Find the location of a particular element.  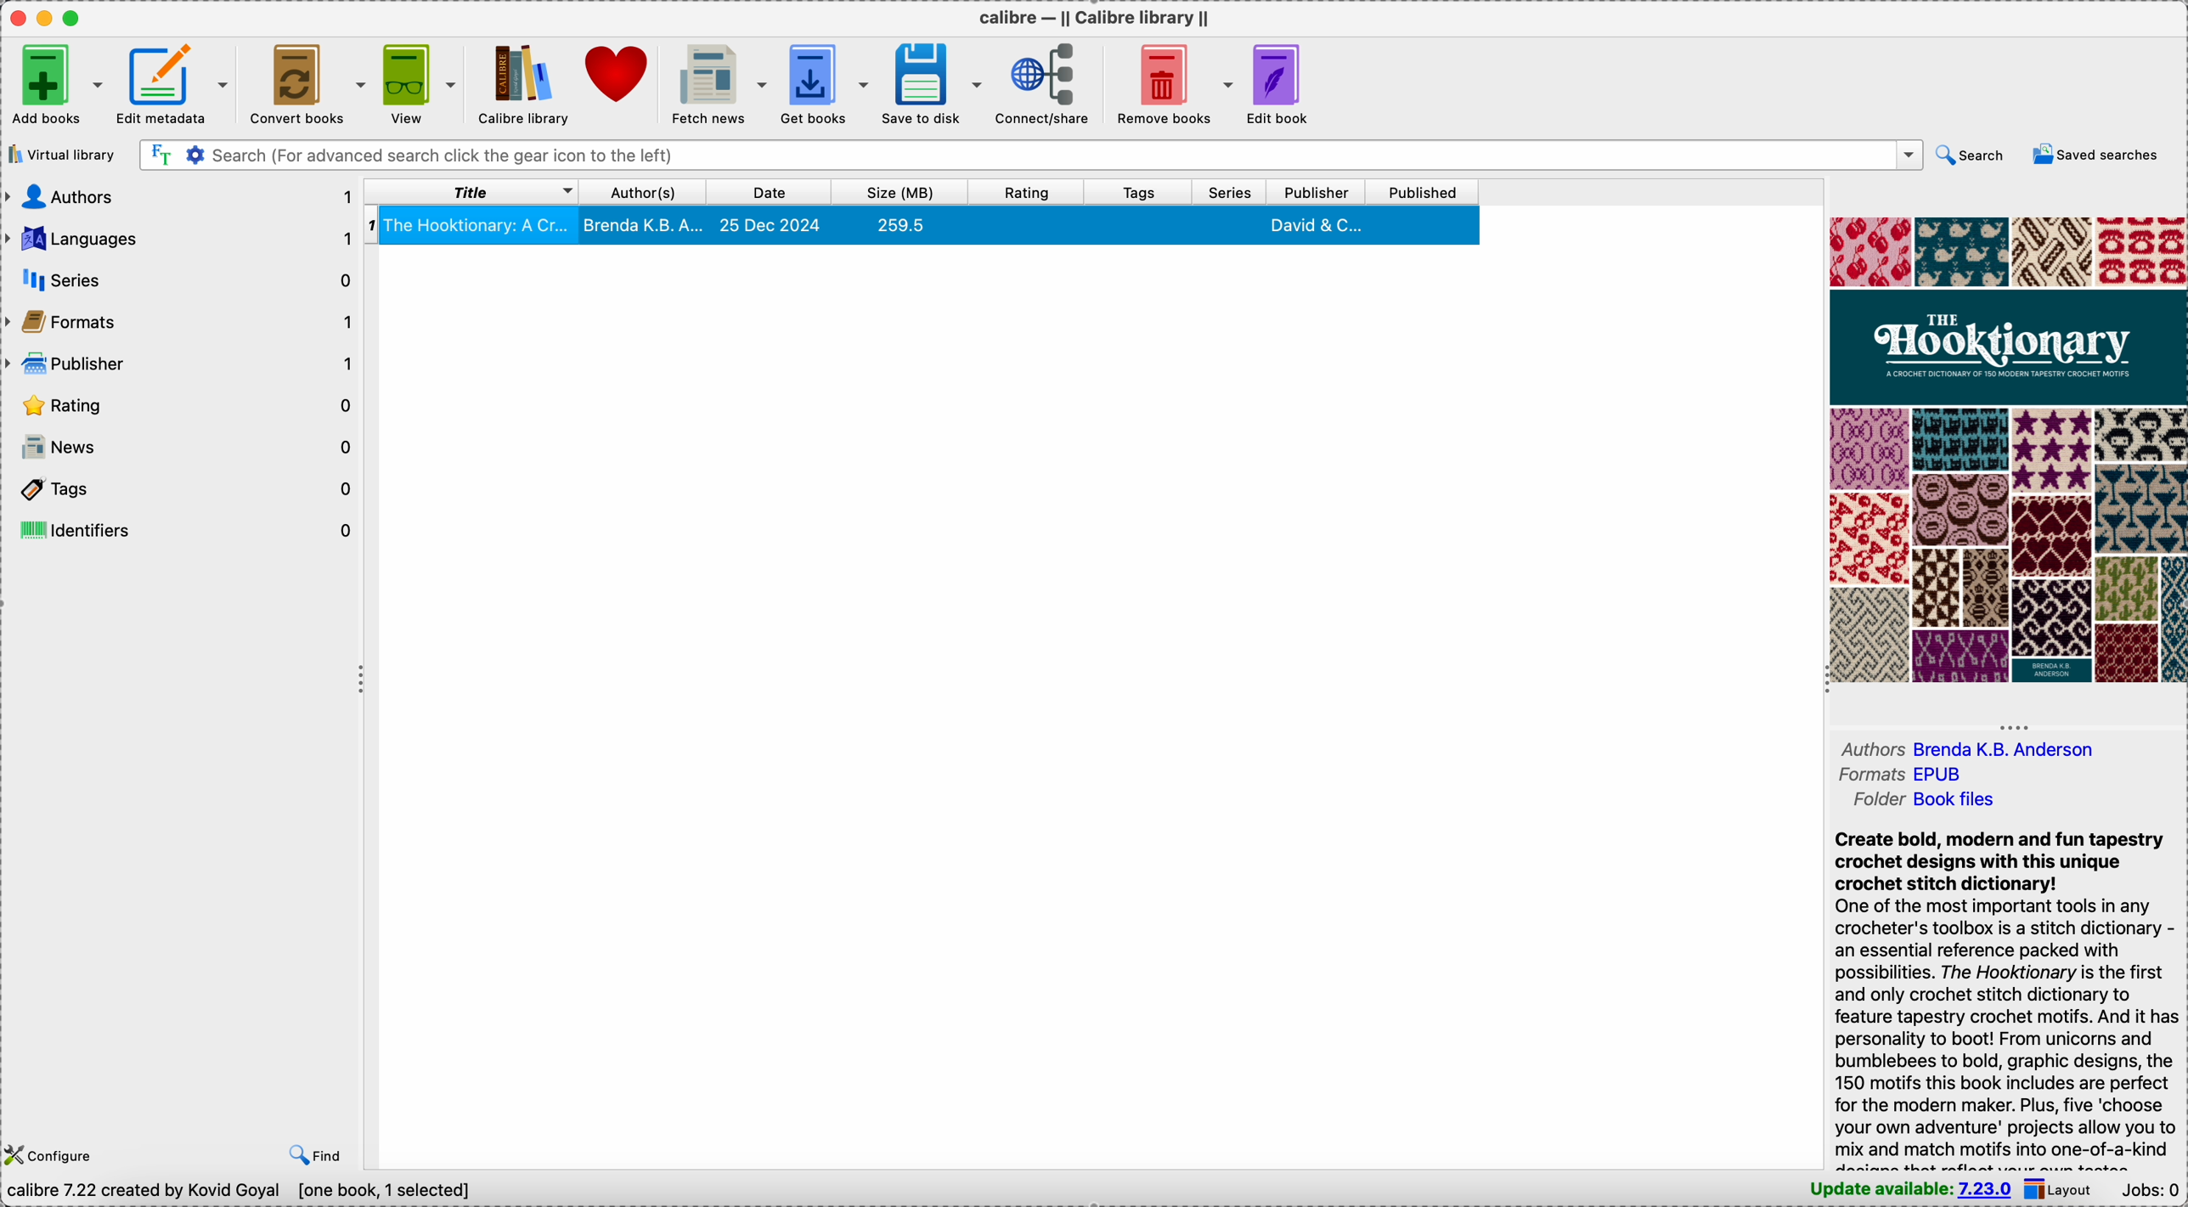

The Hooktionary book details is located at coordinates (923, 228).